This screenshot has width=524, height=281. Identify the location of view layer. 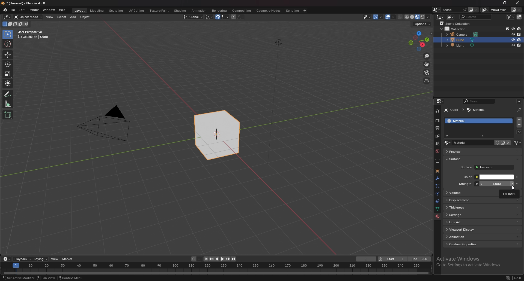
(496, 10).